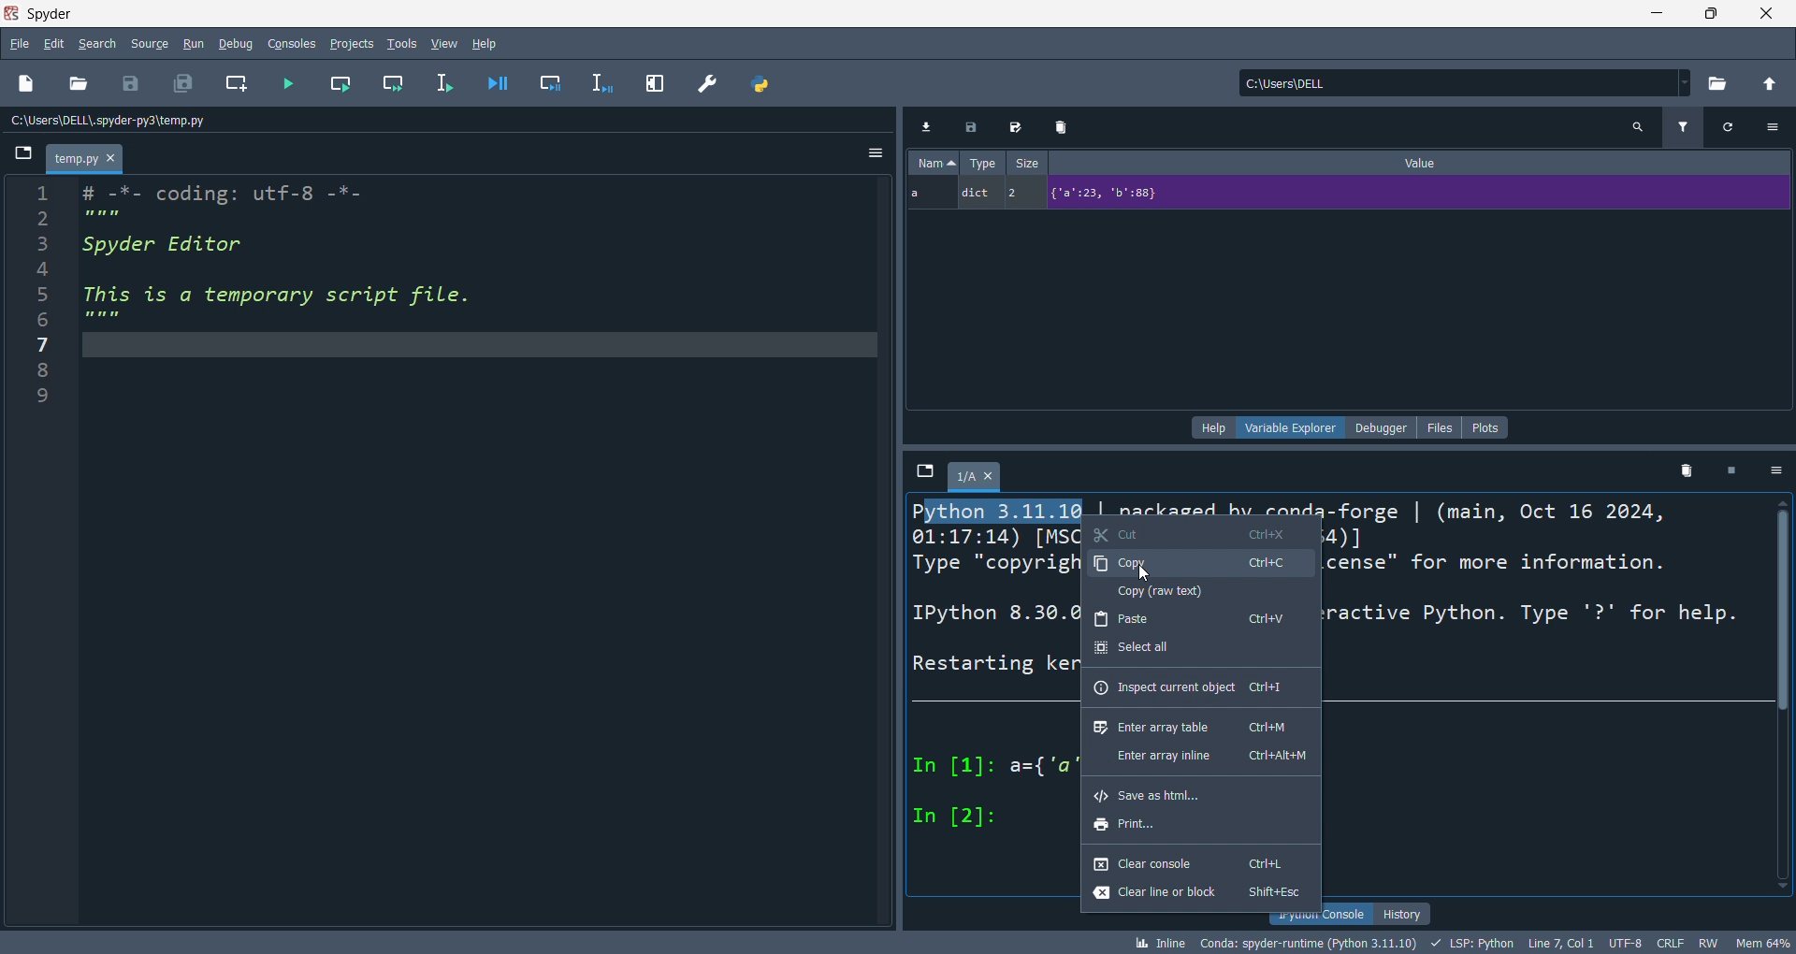 The image size is (1796, 954). Describe the element at coordinates (935, 162) in the screenshot. I see `name` at that location.